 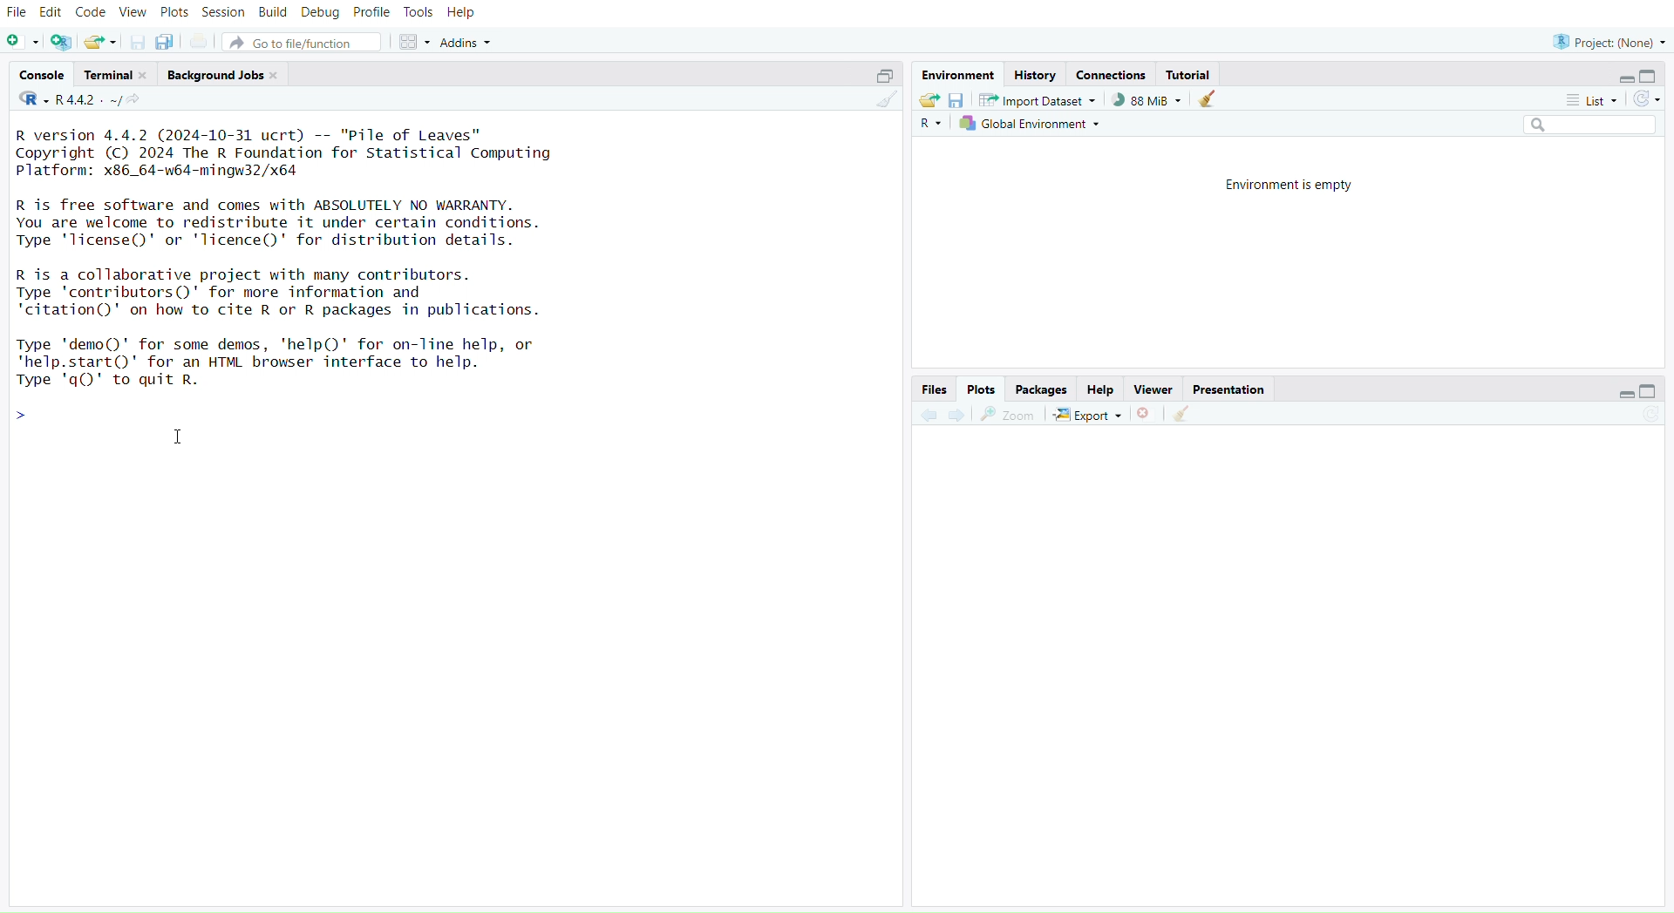 I want to click on new script, so click(x=23, y=44).